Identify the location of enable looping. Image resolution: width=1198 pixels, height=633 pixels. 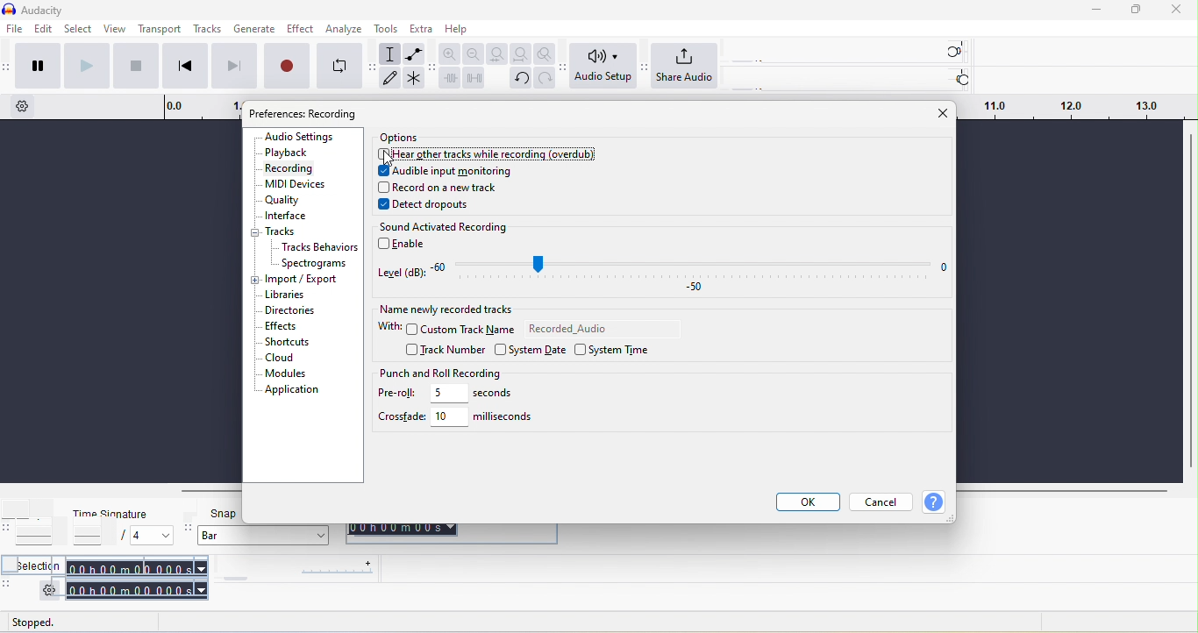
(340, 67).